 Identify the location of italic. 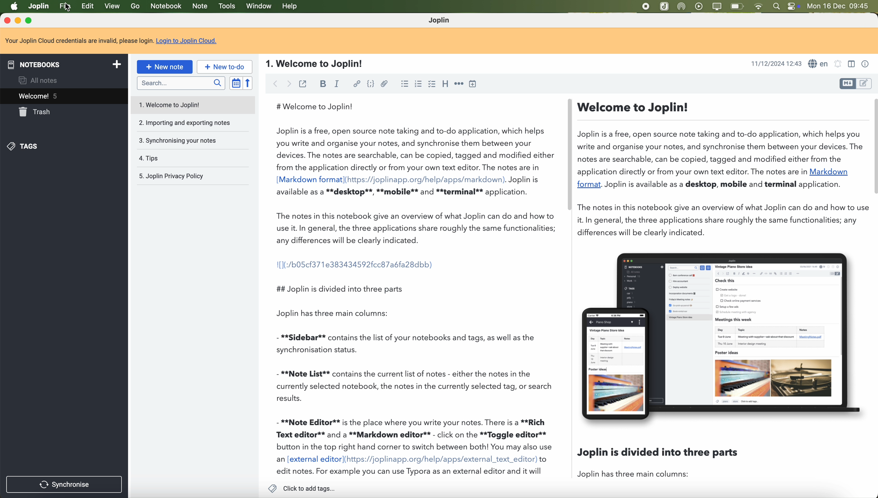
(338, 83).